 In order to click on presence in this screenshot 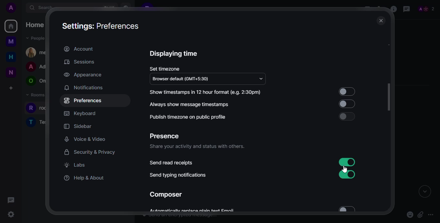, I will do `click(164, 136)`.